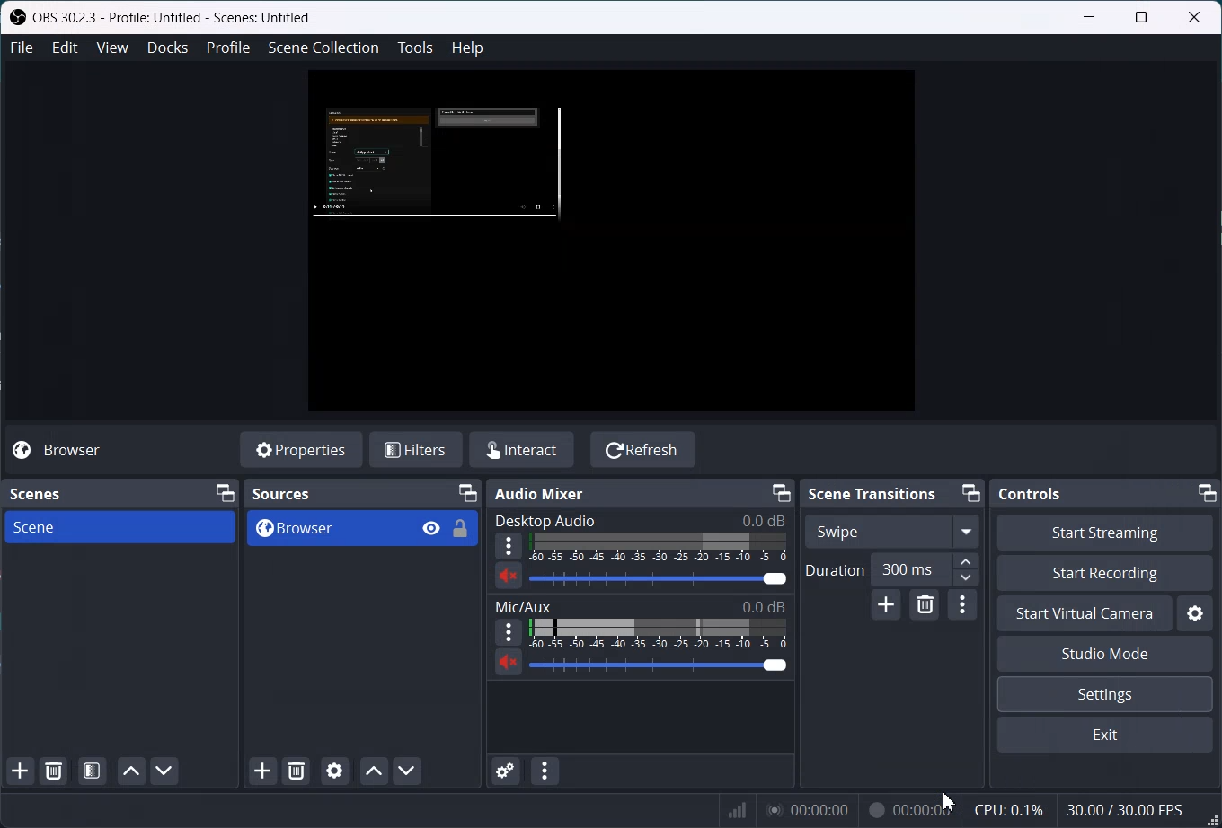 Image resolution: width=1222 pixels, height=828 pixels. I want to click on Desktop Audio 0.0 dB, so click(637, 519).